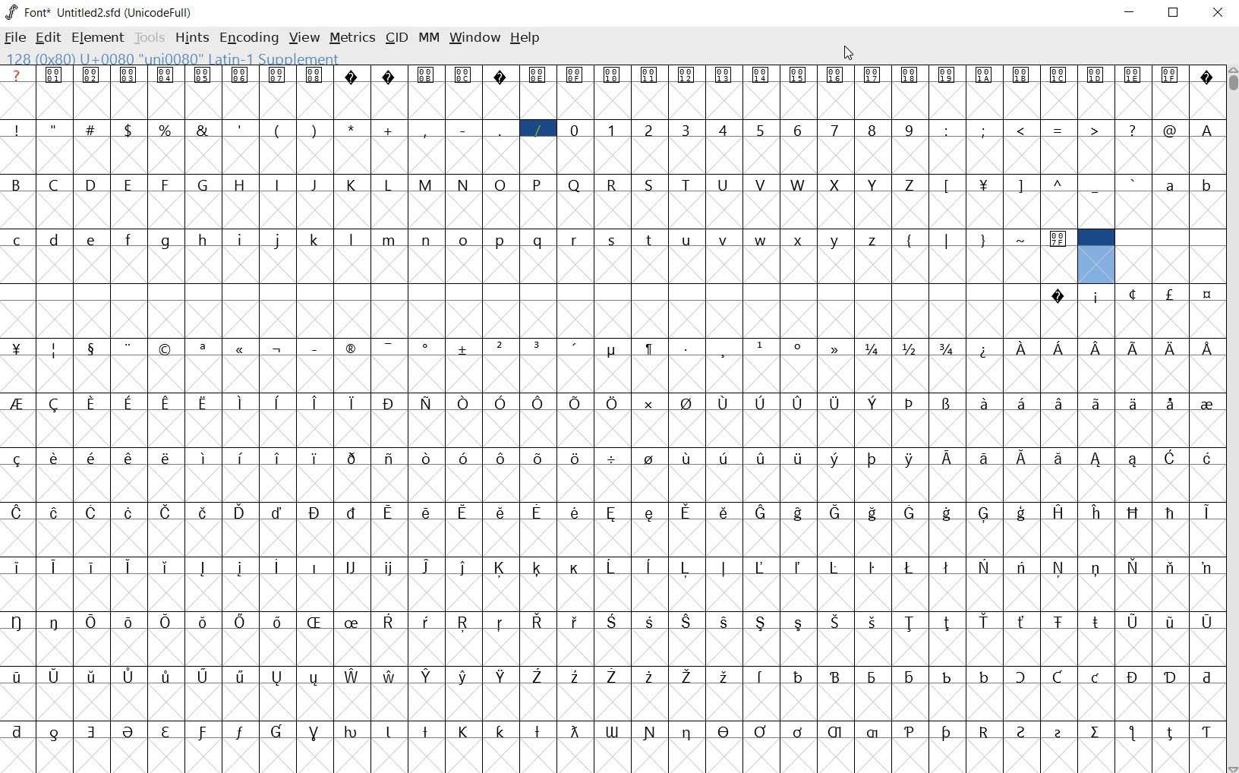  I want to click on Symbol, so click(575, 677).